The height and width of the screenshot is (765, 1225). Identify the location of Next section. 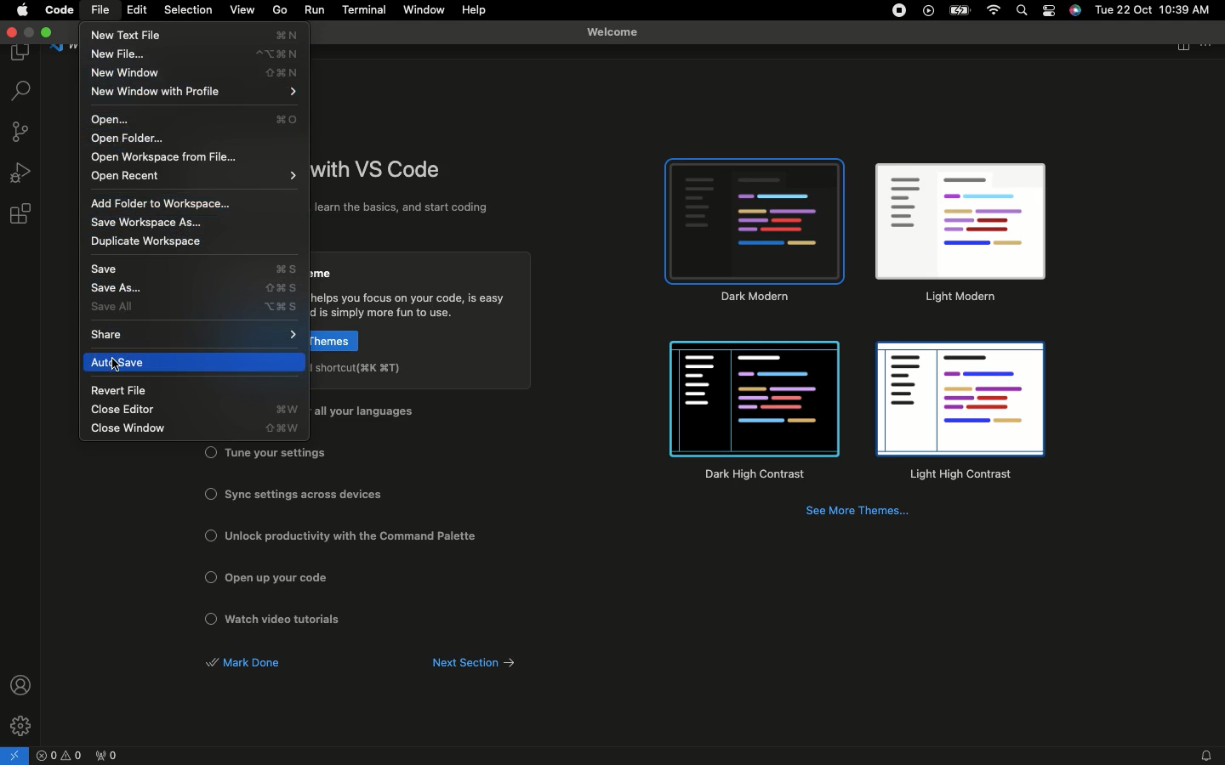
(483, 663).